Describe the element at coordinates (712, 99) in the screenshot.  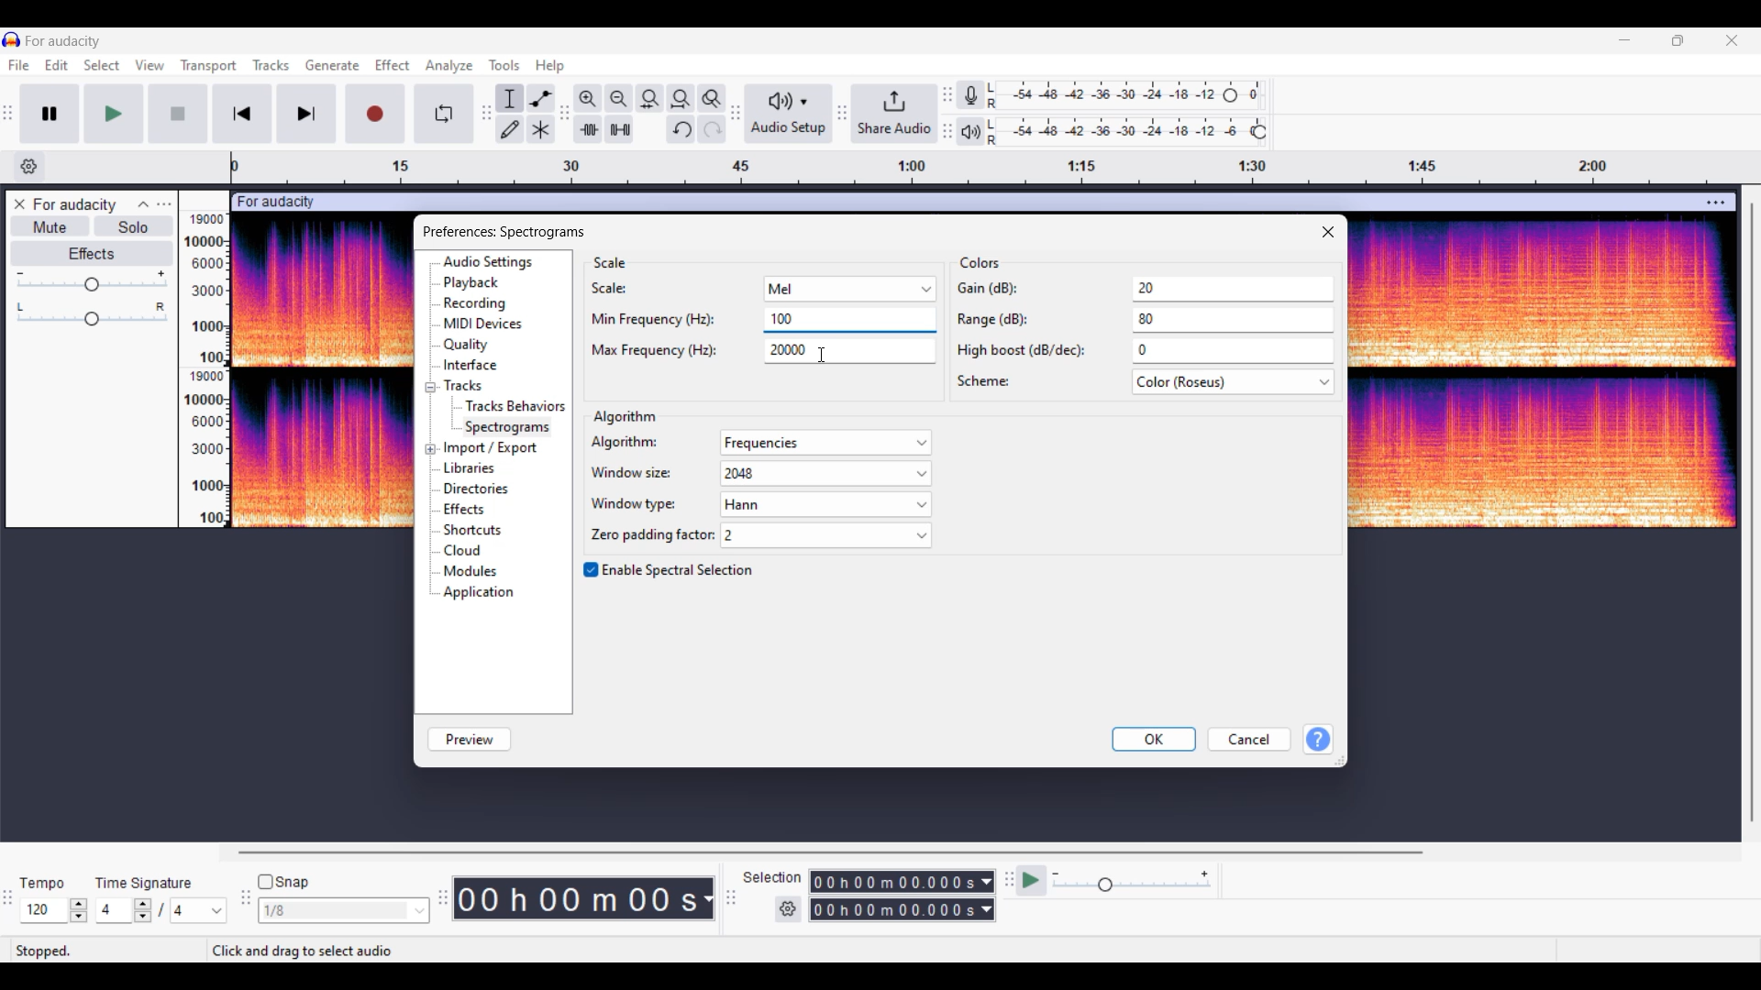
I see `Zoom toggle` at that location.